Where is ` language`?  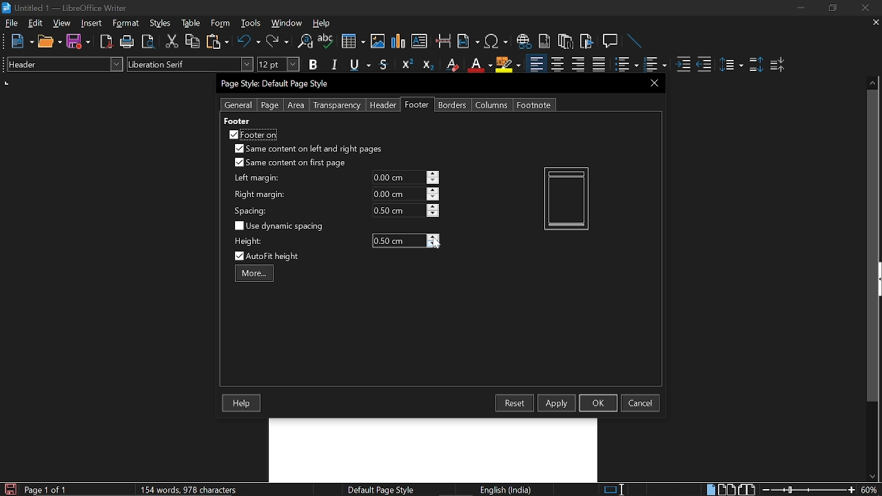  language is located at coordinates (507, 490).